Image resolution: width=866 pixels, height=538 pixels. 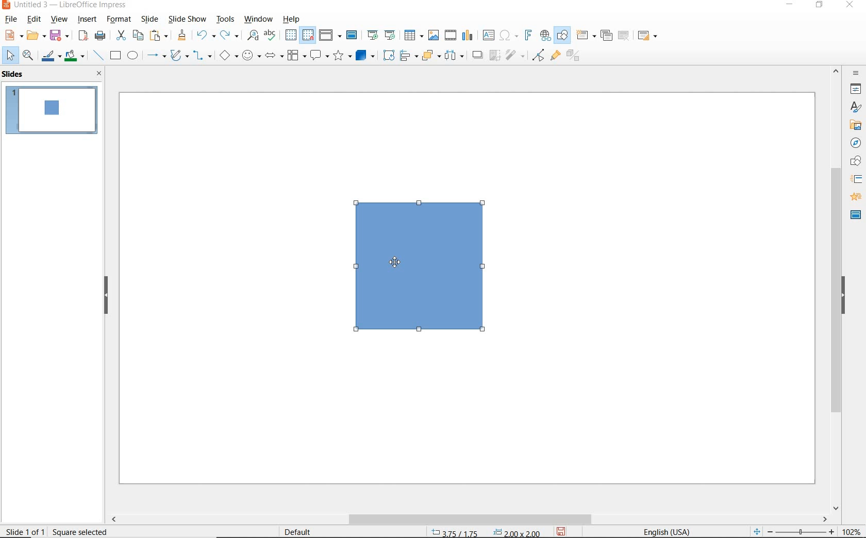 I want to click on toggle point edit mode, so click(x=538, y=56).